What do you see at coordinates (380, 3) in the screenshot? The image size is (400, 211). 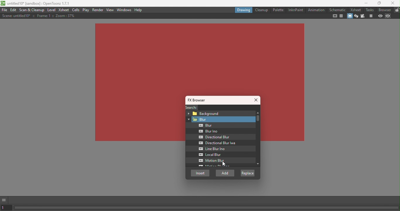 I see `Maximize` at bounding box center [380, 3].